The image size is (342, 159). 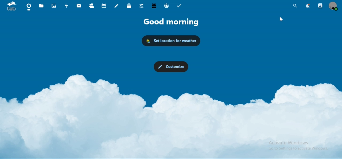 What do you see at coordinates (320, 6) in the screenshot?
I see `search contacts` at bounding box center [320, 6].